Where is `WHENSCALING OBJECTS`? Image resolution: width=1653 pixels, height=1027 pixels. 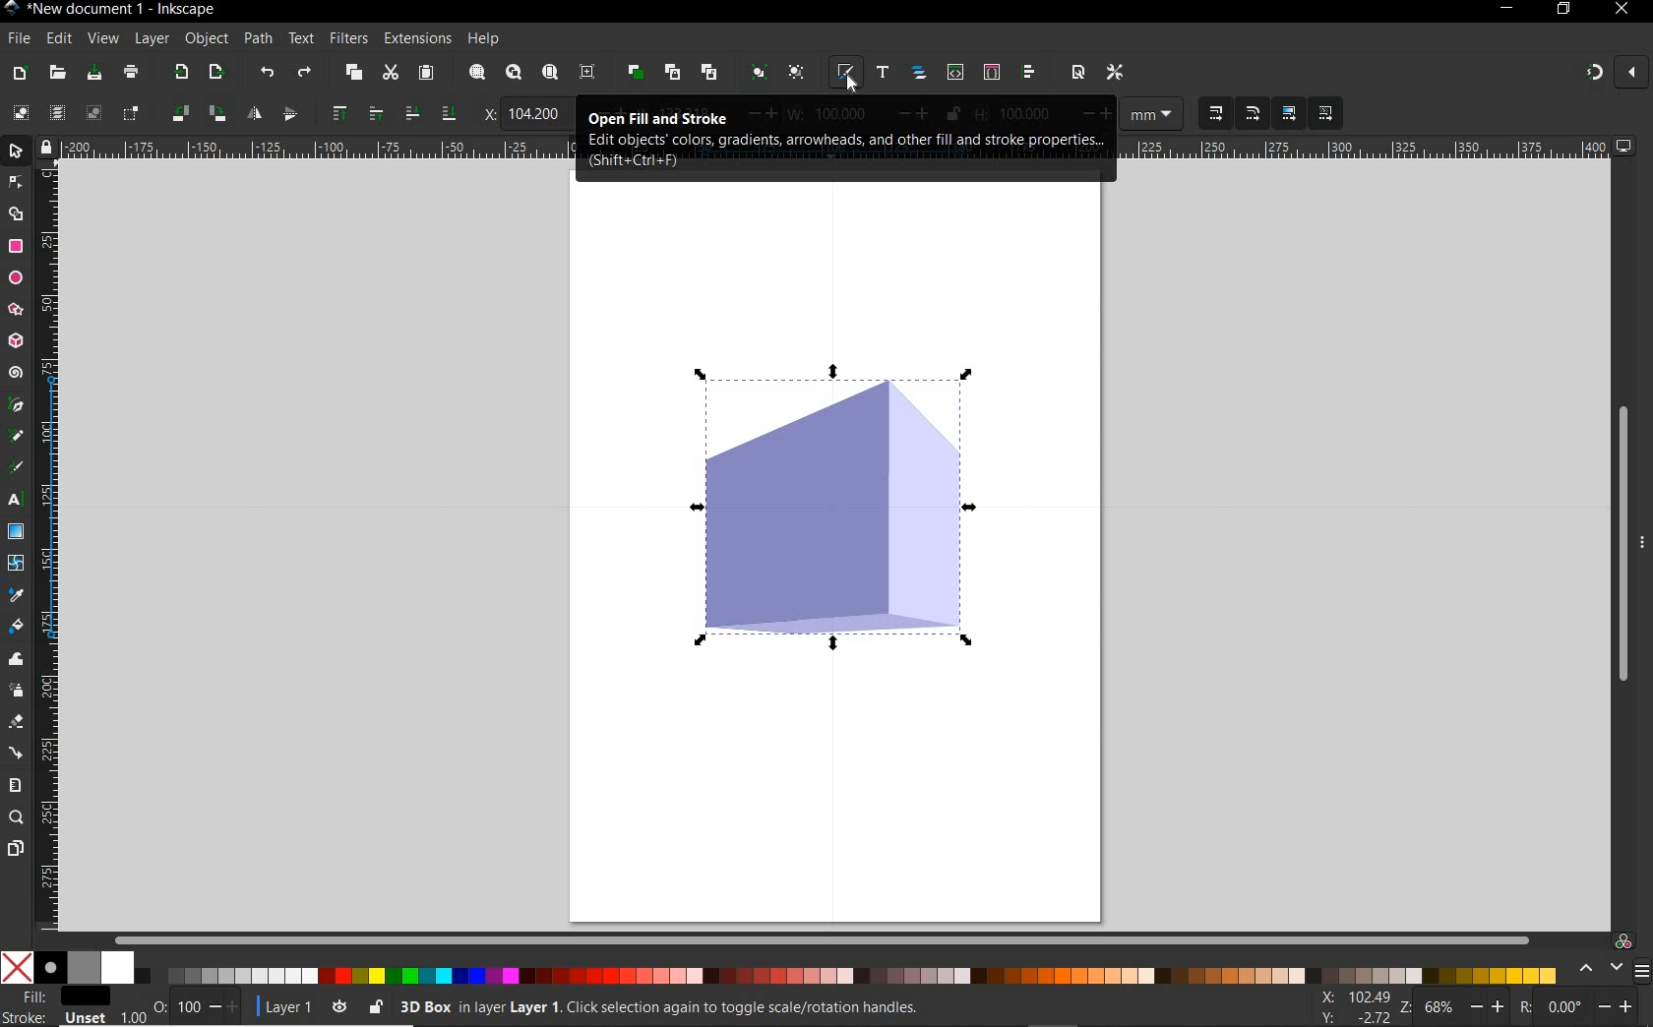 WHENSCALING OBJECTS is located at coordinates (1253, 113).